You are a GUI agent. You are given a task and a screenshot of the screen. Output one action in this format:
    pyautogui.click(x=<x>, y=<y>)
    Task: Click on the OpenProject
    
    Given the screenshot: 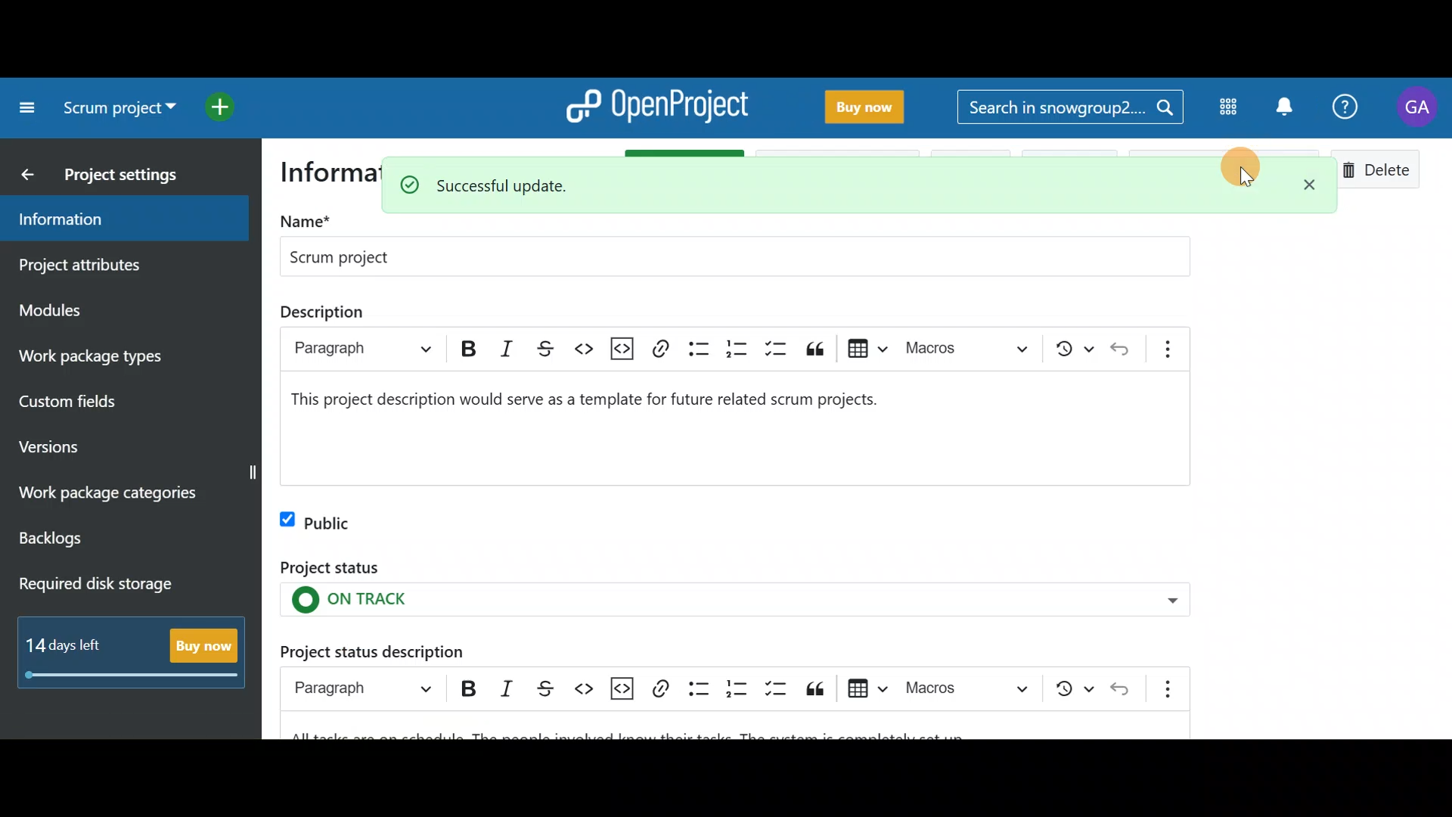 What is the action you would take?
    pyautogui.click(x=662, y=104)
    